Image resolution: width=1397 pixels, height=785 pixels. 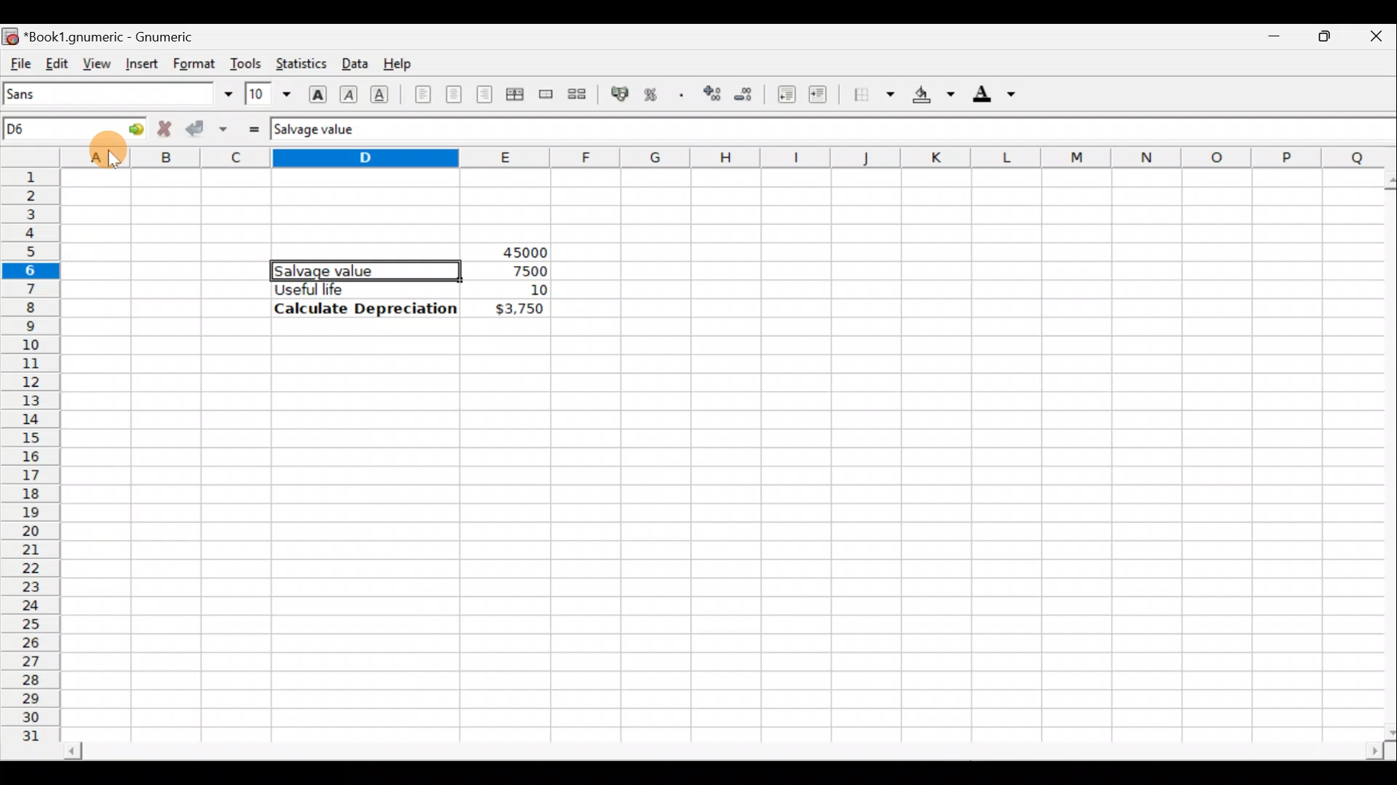 I want to click on Cursor on column A, so click(x=112, y=166).